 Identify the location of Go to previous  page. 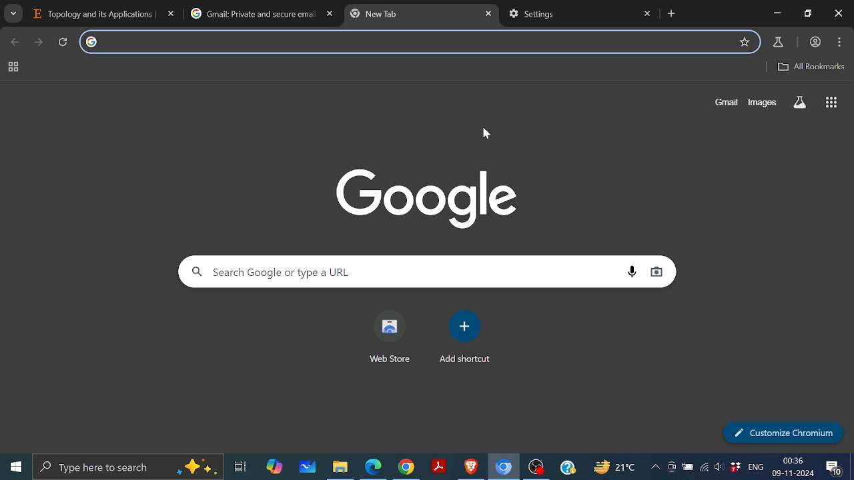
(13, 43).